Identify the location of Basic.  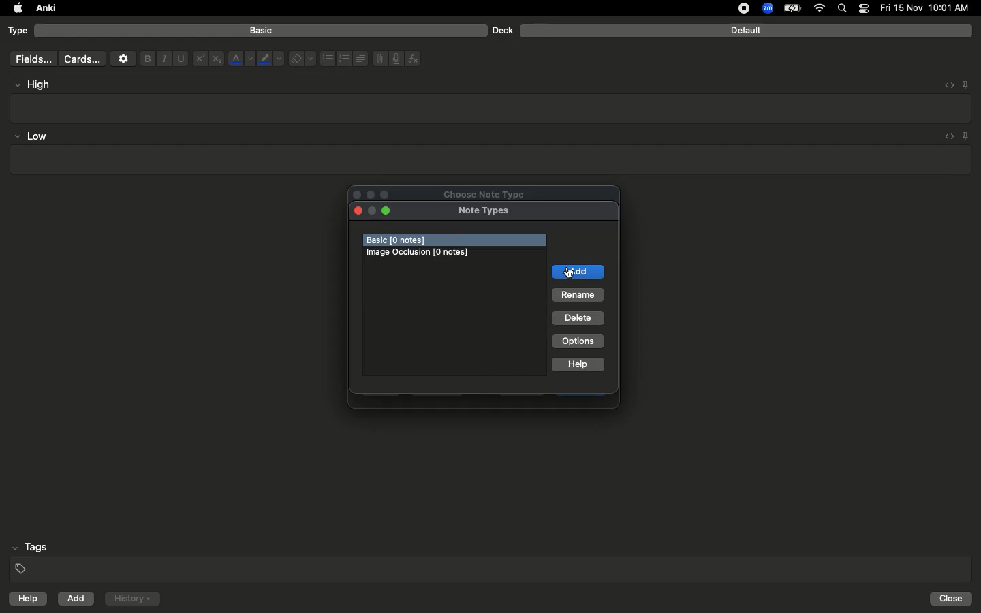
(405, 240).